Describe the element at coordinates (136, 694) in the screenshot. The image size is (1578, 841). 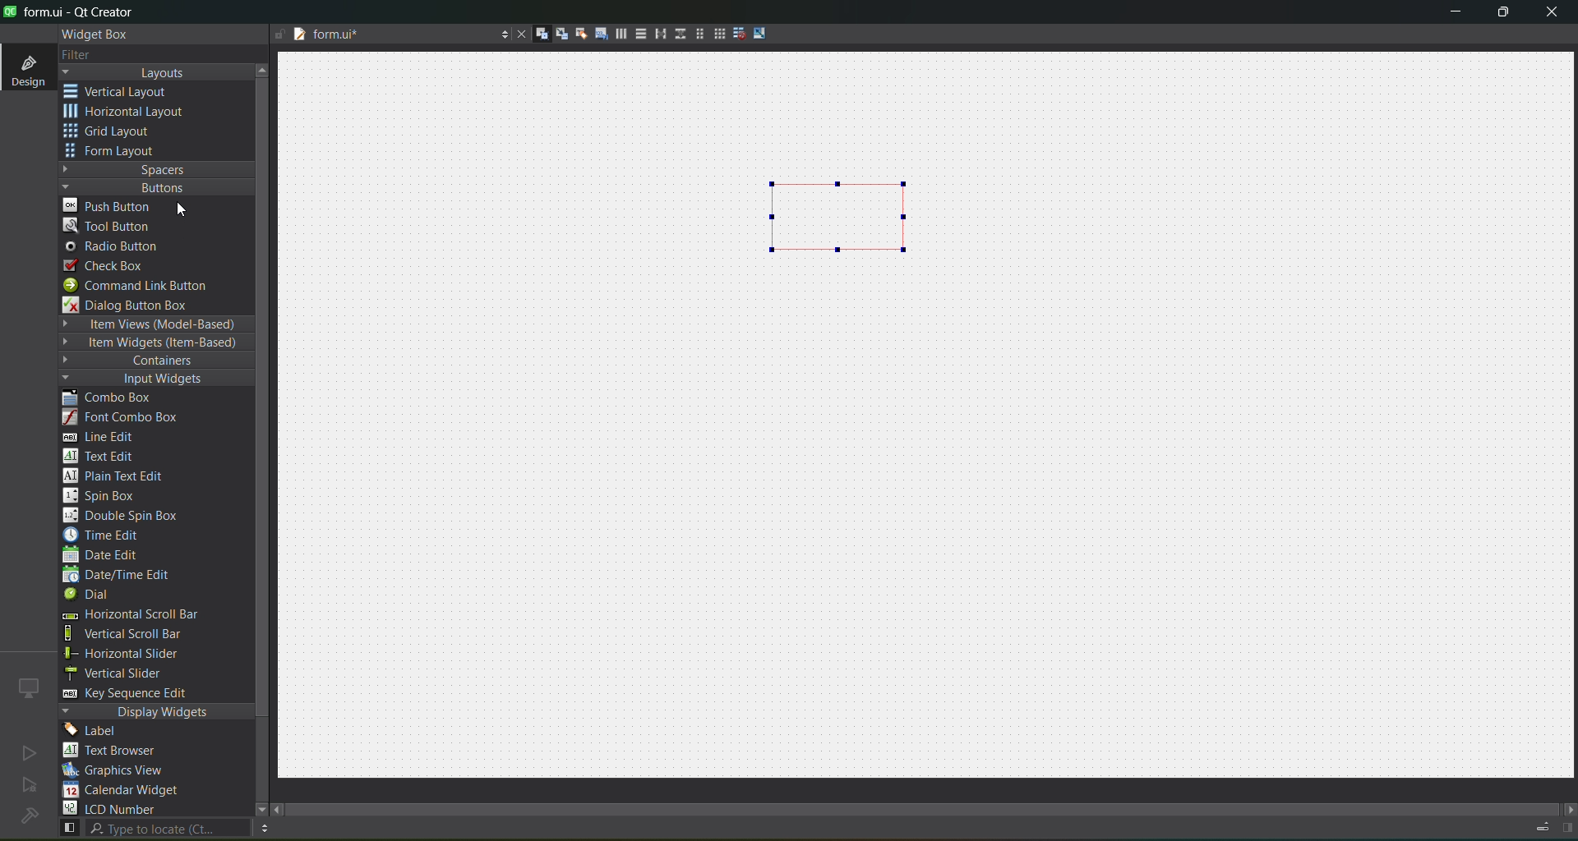
I see `key sequence edit` at that location.